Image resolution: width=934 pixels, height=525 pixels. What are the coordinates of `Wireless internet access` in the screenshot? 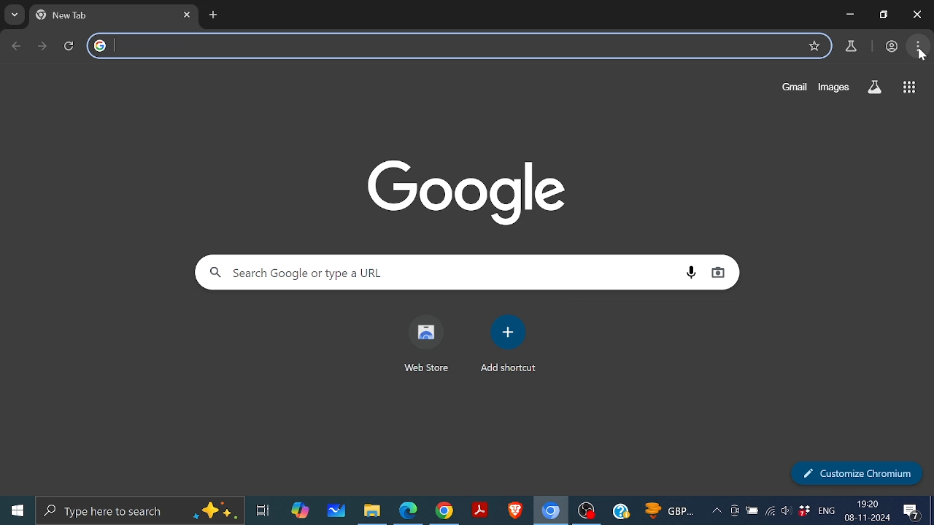 It's located at (771, 513).